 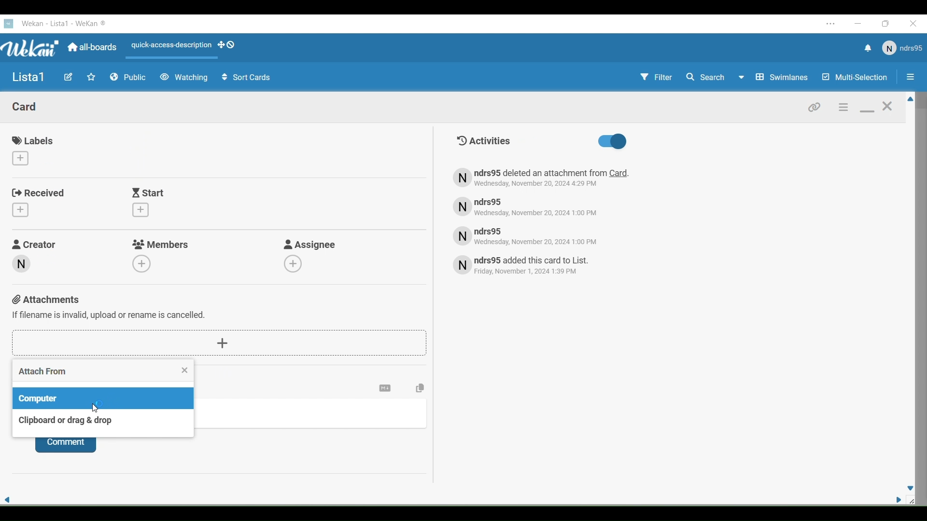 I want to click on Settings, so click(x=842, y=107).